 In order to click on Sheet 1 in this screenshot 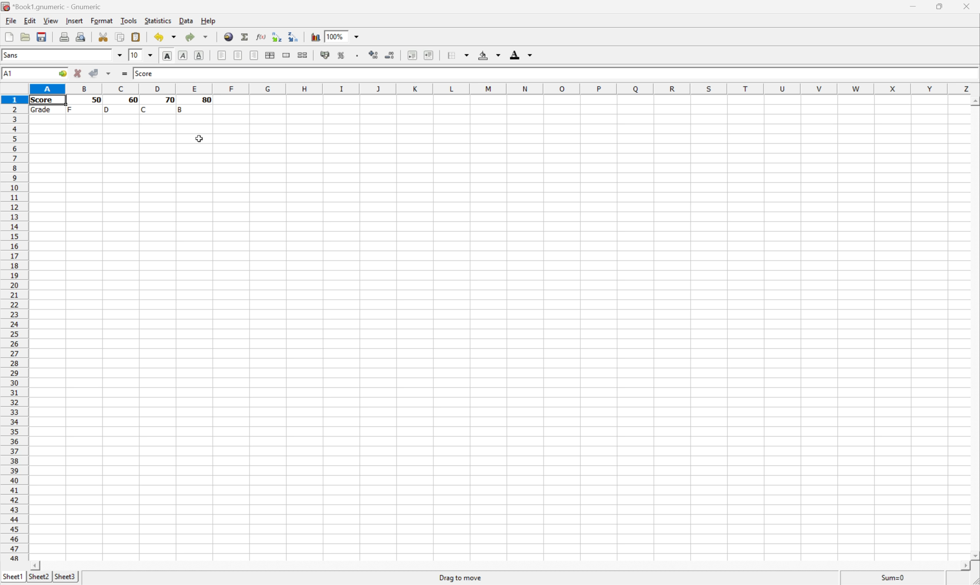, I will do `click(12, 576)`.